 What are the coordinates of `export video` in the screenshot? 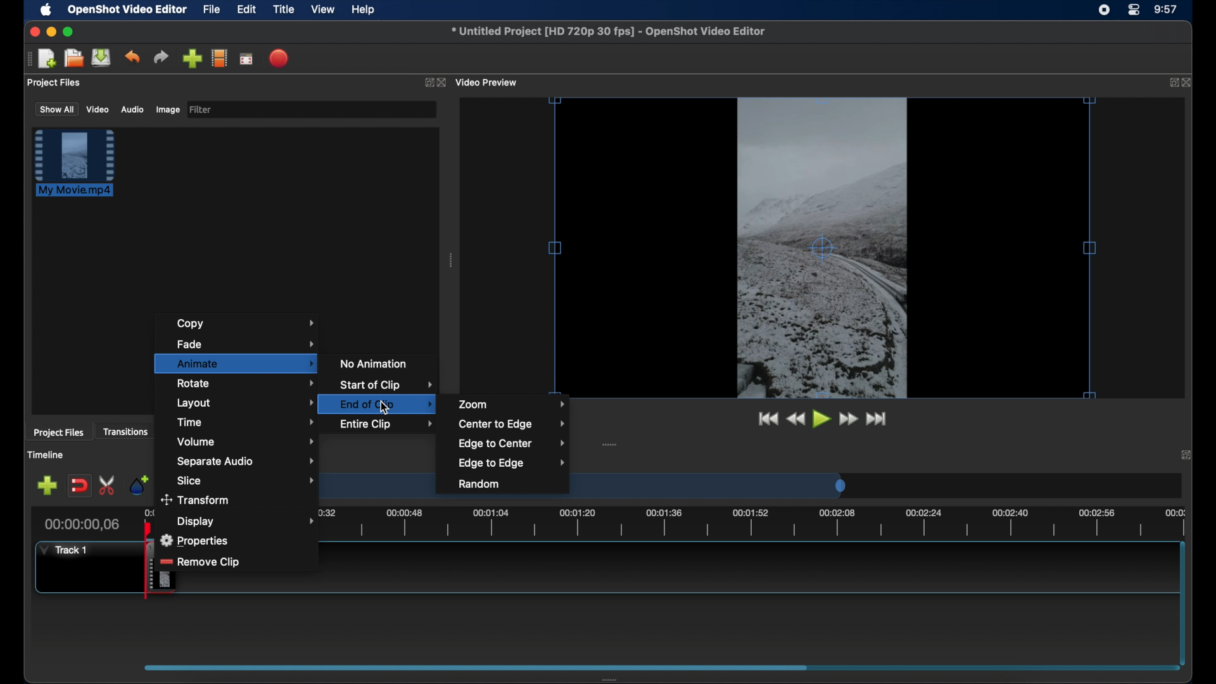 It's located at (280, 58).